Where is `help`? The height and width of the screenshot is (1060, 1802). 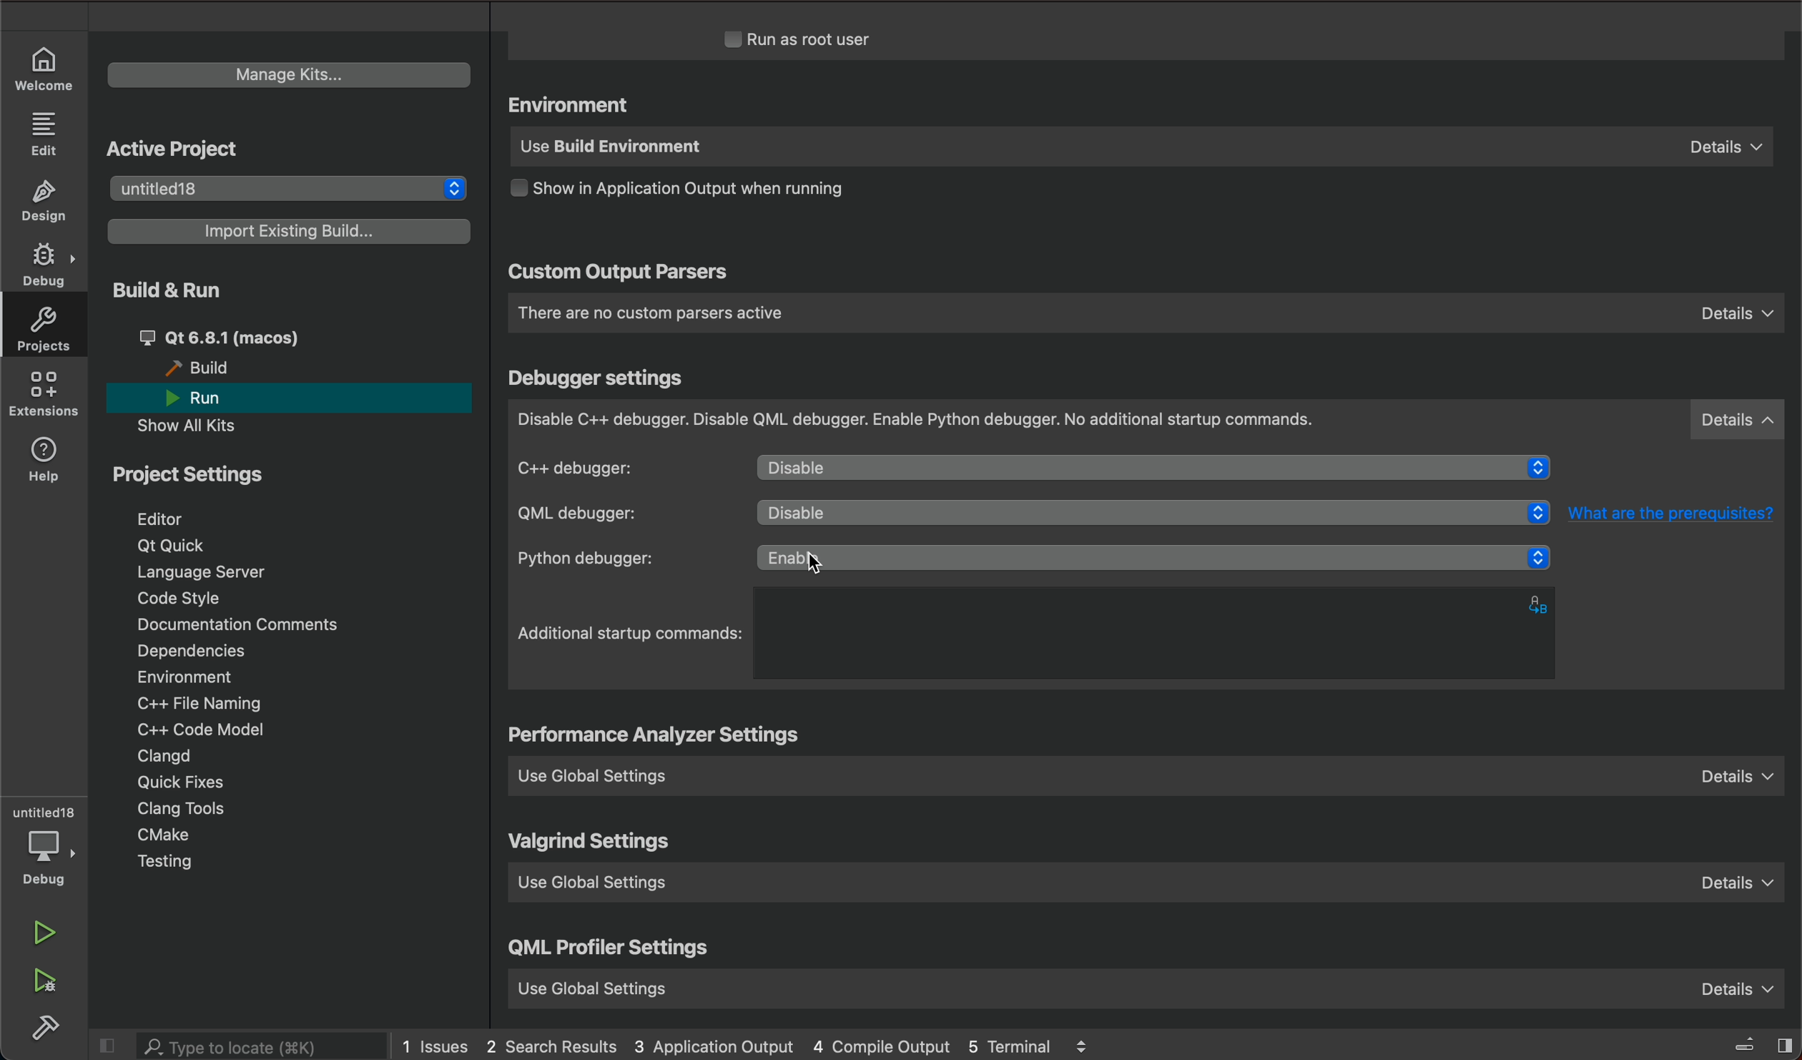
help is located at coordinates (49, 460).